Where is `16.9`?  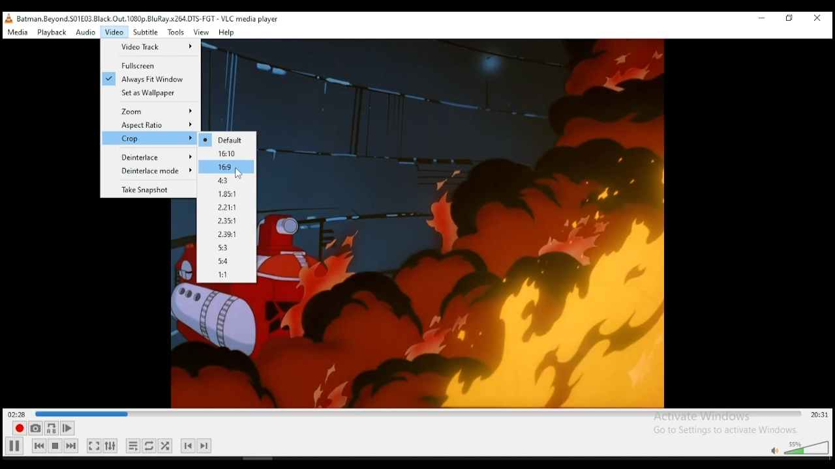
16.9 is located at coordinates (226, 167).